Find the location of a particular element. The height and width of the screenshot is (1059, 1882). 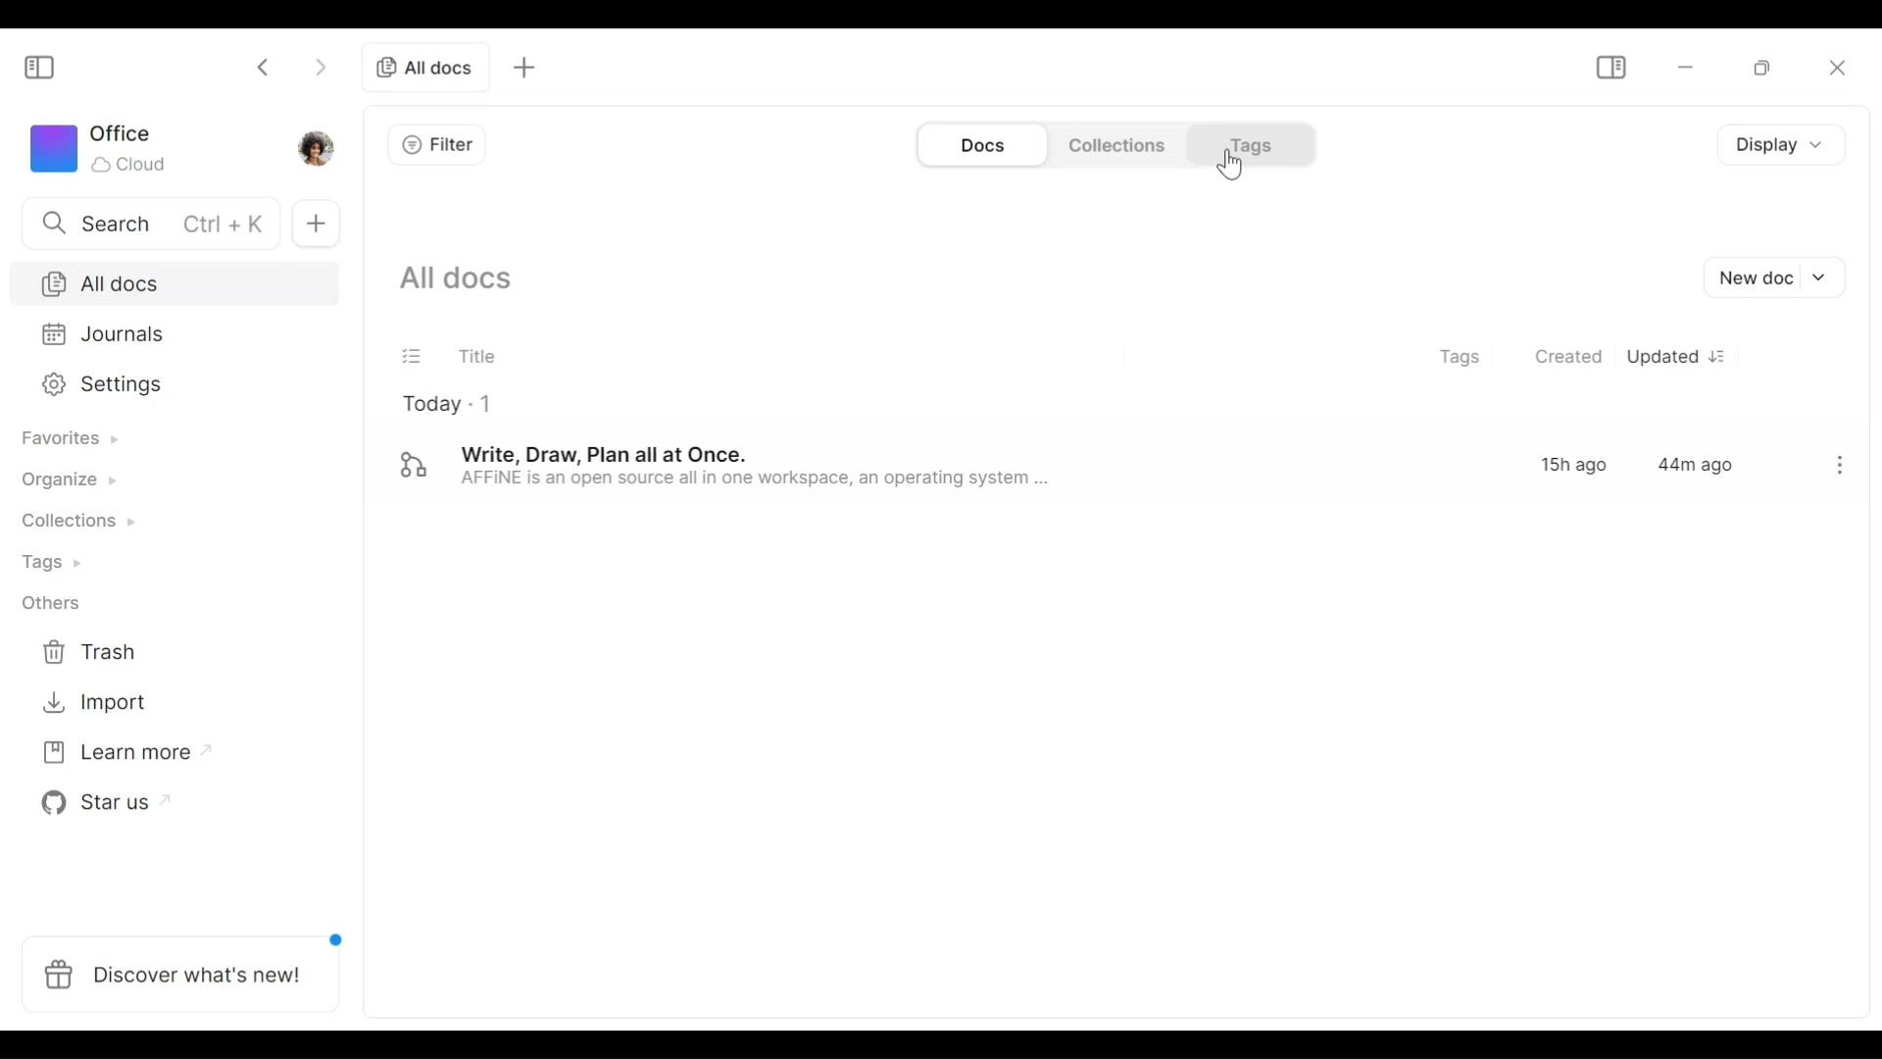

Tags is located at coordinates (60, 564).